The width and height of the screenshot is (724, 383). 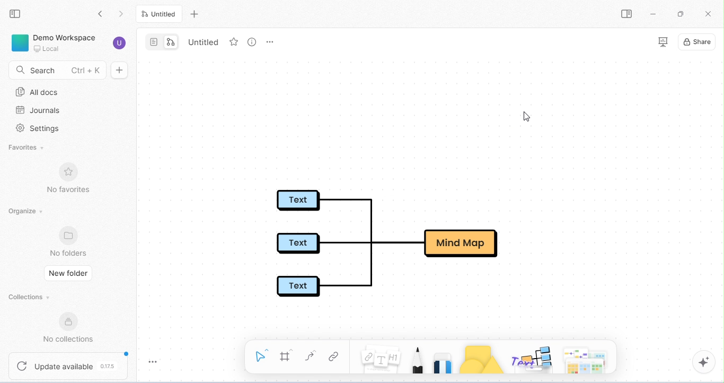 I want to click on go back, so click(x=102, y=14).